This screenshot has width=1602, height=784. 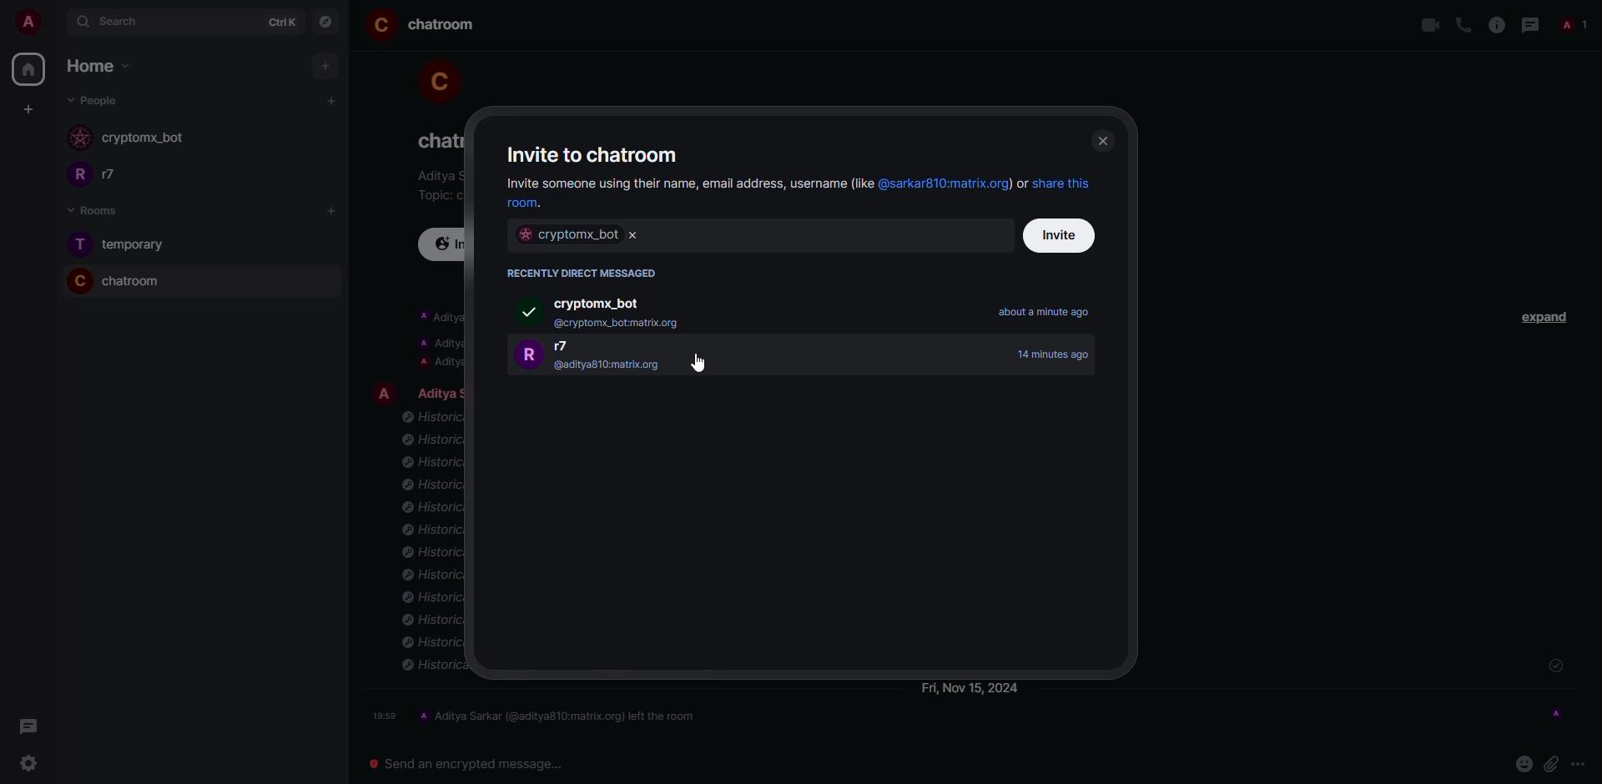 What do you see at coordinates (333, 100) in the screenshot?
I see `add` at bounding box center [333, 100].